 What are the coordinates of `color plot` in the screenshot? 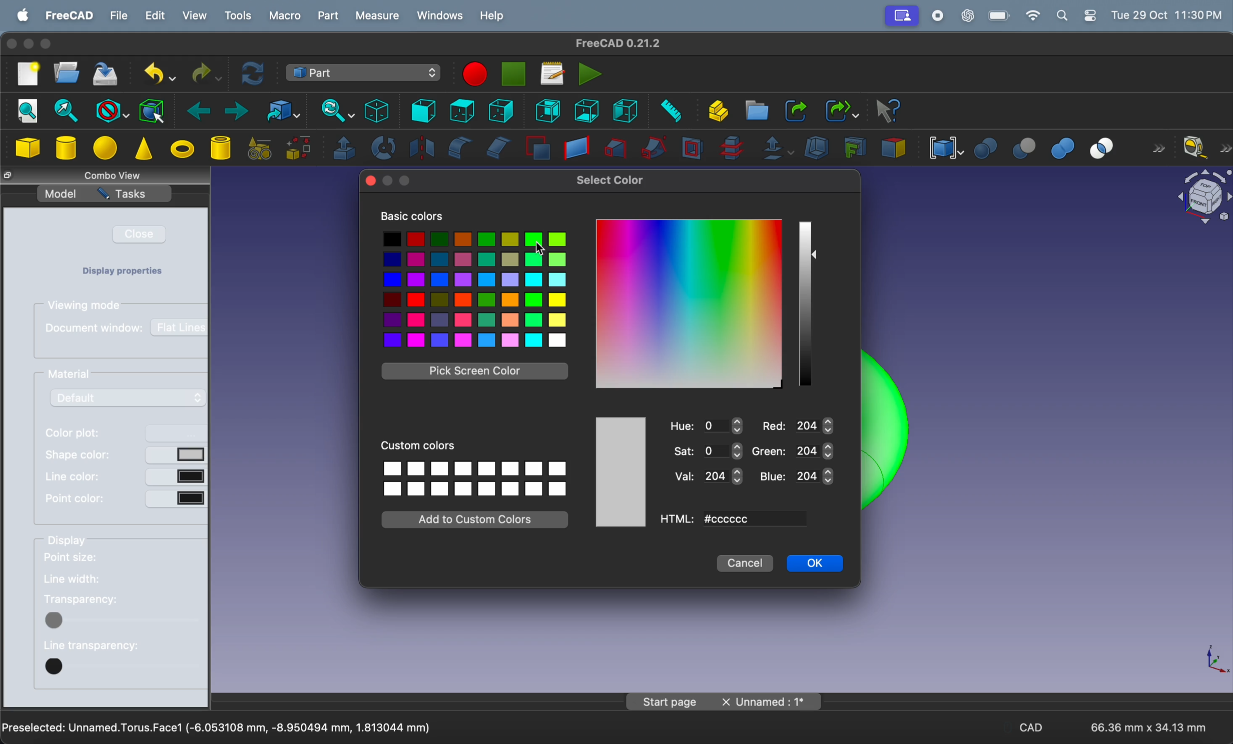 It's located at (80, 432).